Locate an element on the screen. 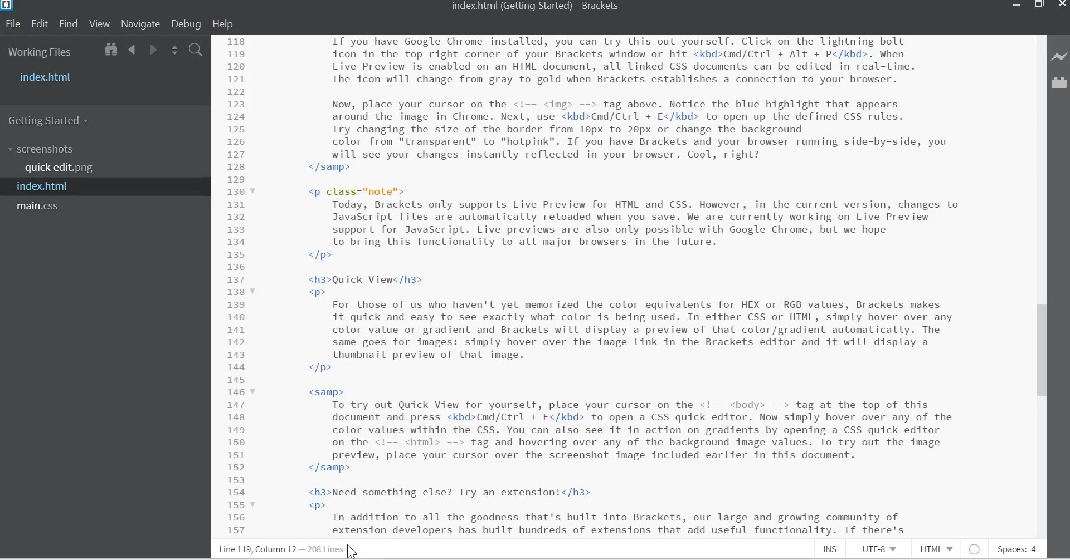 Image resolution: width=1070 pixels, height=560 pixels. Cursor is located at coordinates (353, 552).